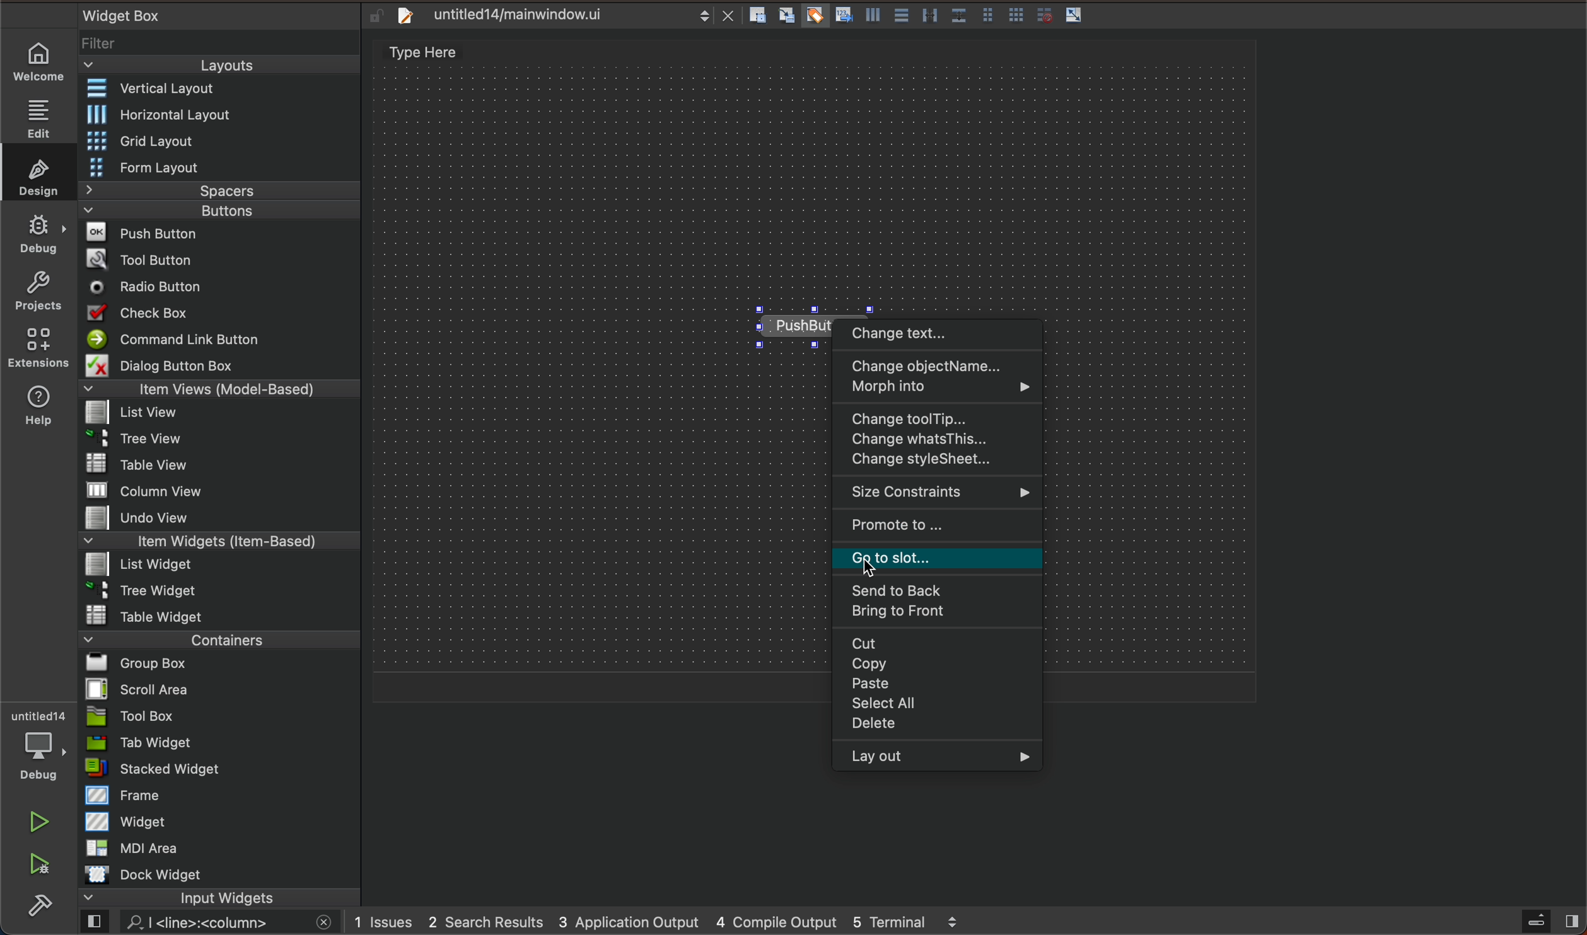  Describe the element at coordinates (223, 825) in the screenshot. I see `widget` at that location.